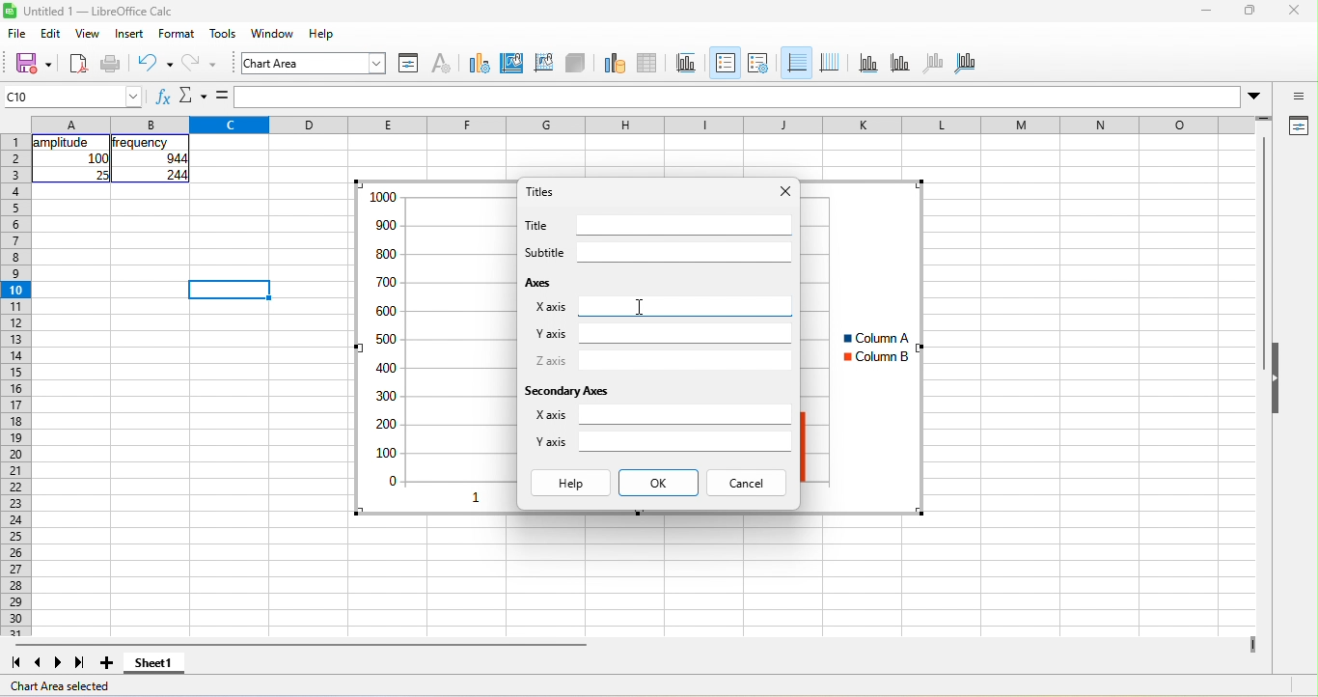  I want to click on z axis, so click(934, 64).